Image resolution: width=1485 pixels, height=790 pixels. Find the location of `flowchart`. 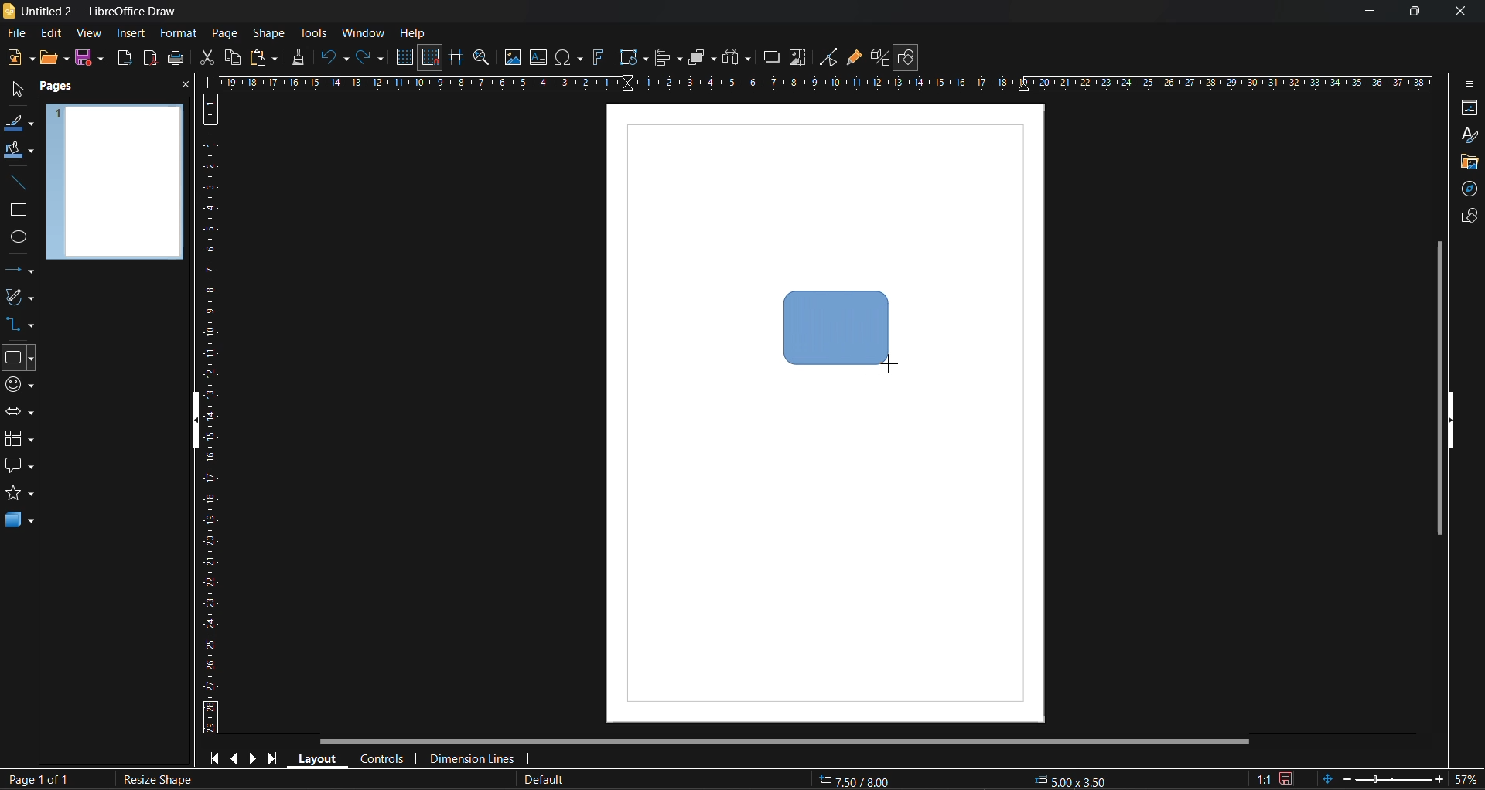

flowchart is located at coordinates (19, 439).